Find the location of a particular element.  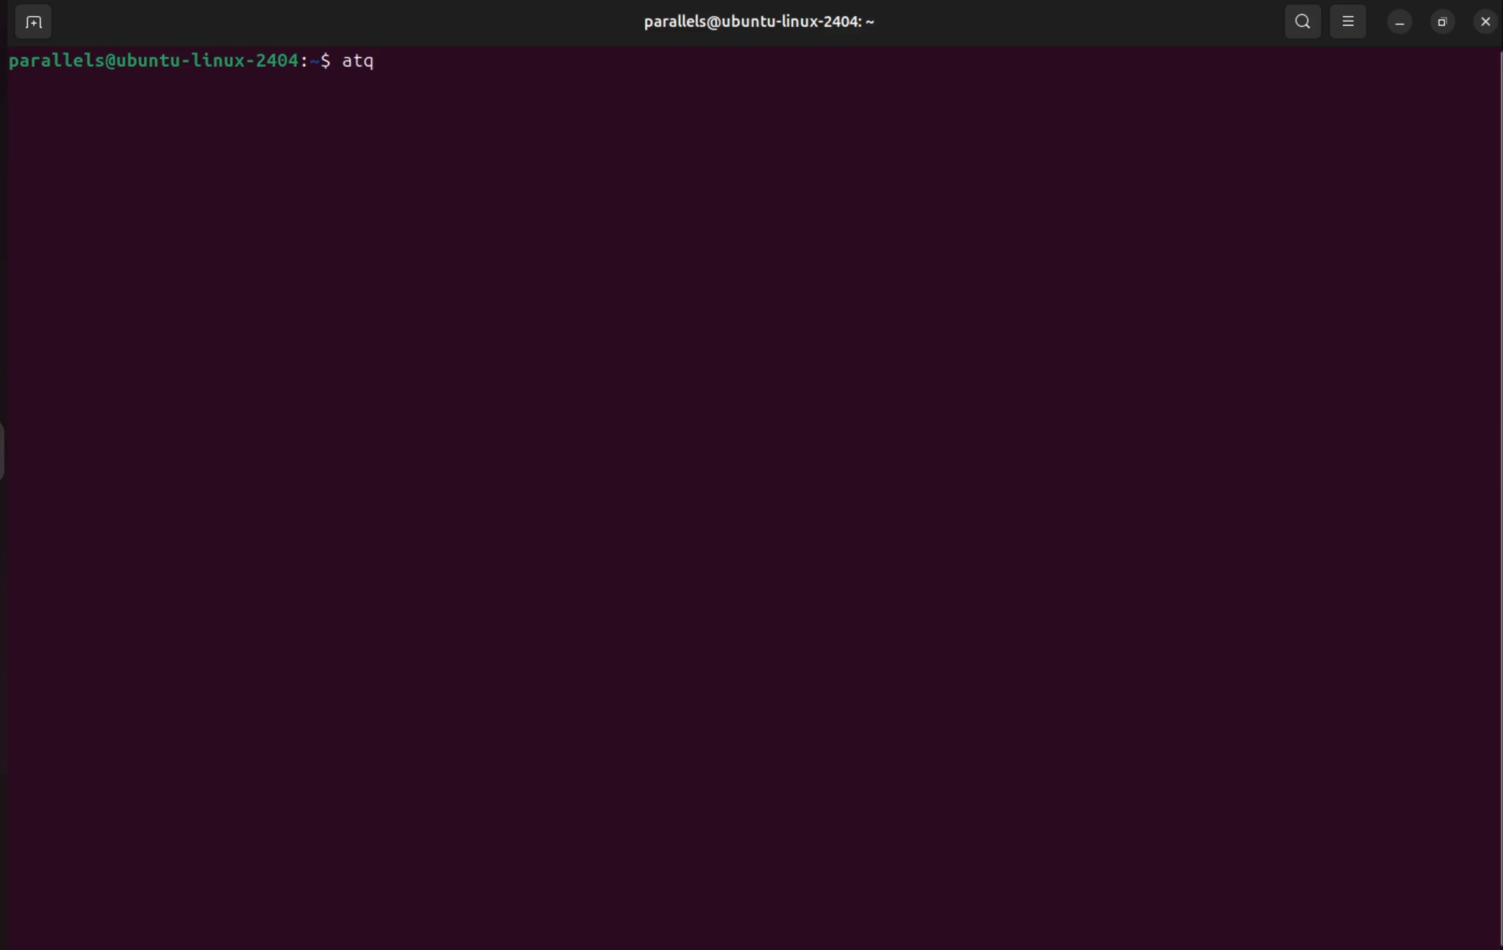

view options is located at coordinates (1350, 23).